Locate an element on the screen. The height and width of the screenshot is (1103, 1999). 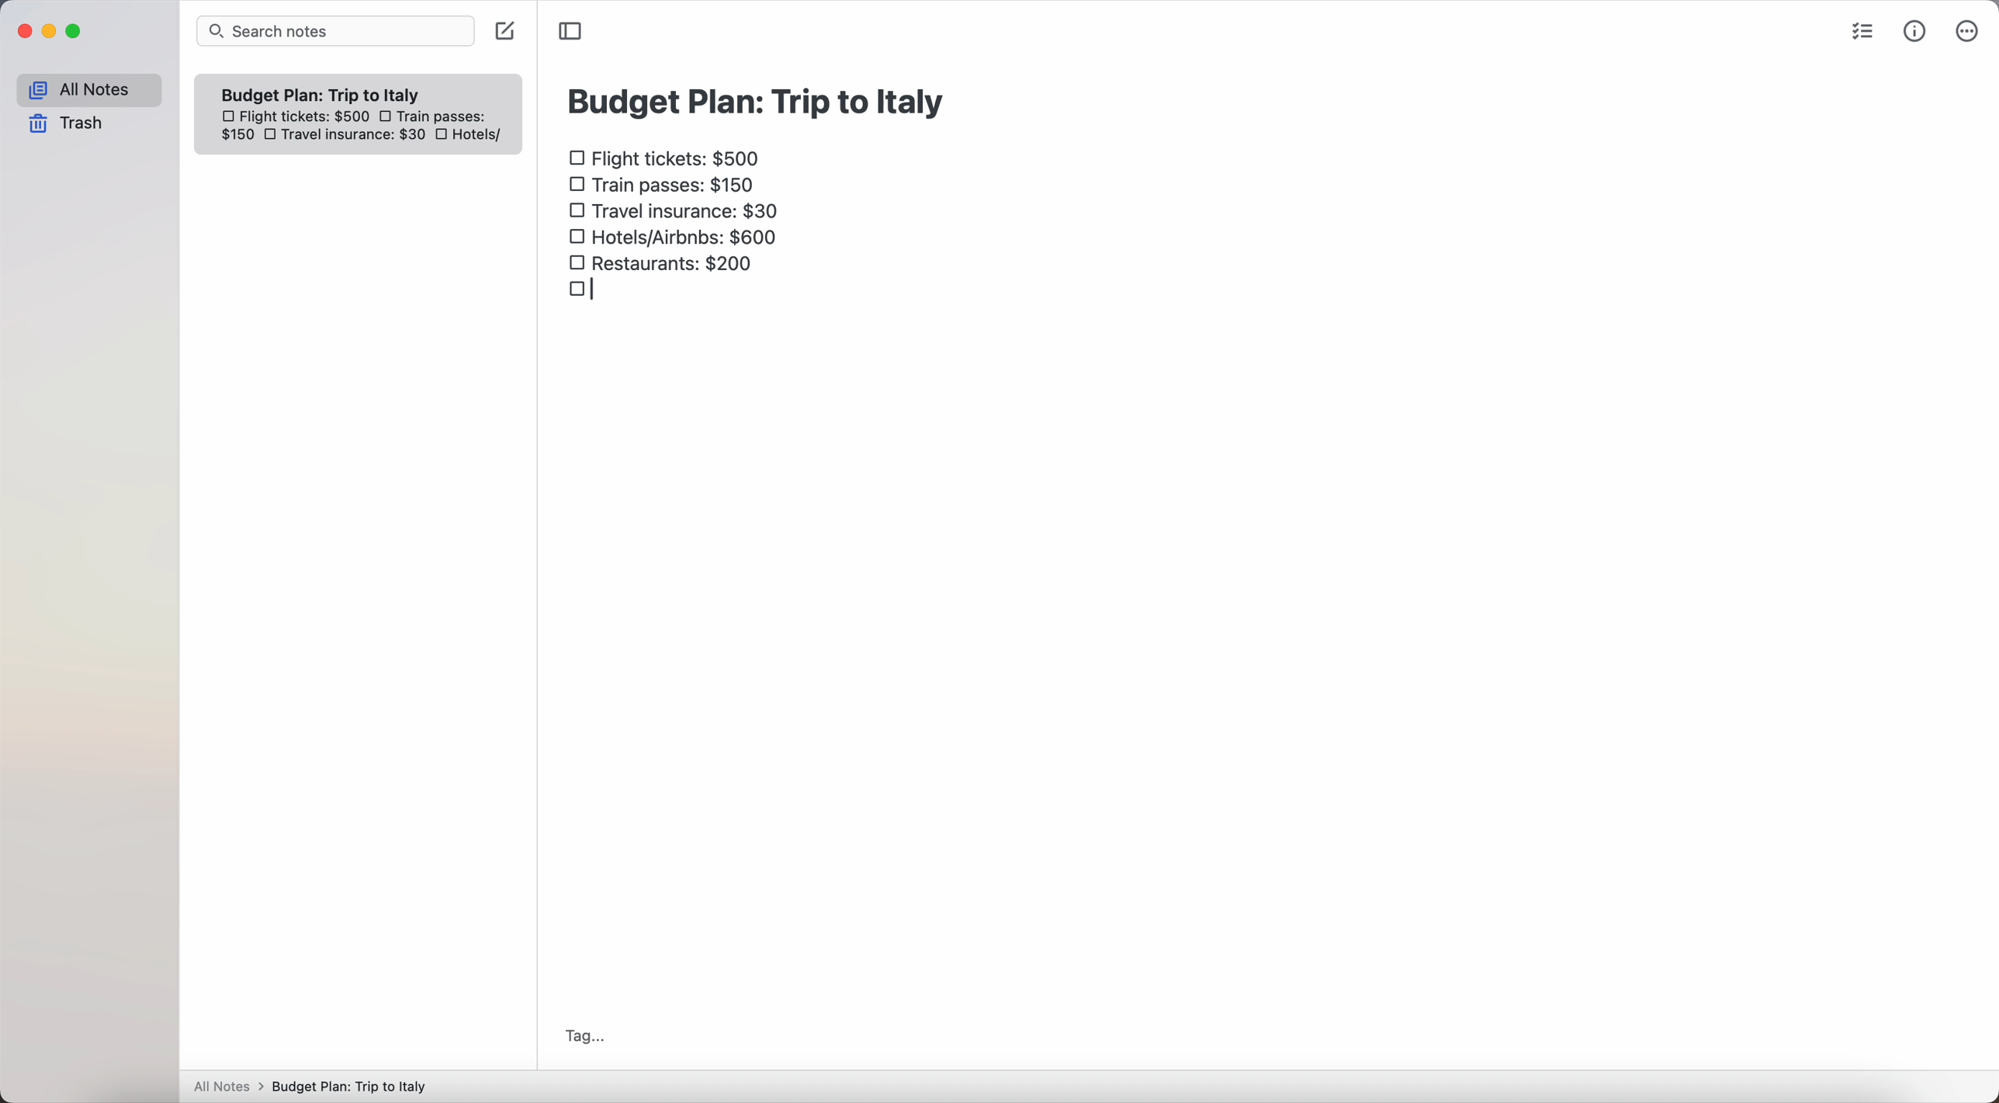
tag is located at coordinates (585, 1036).